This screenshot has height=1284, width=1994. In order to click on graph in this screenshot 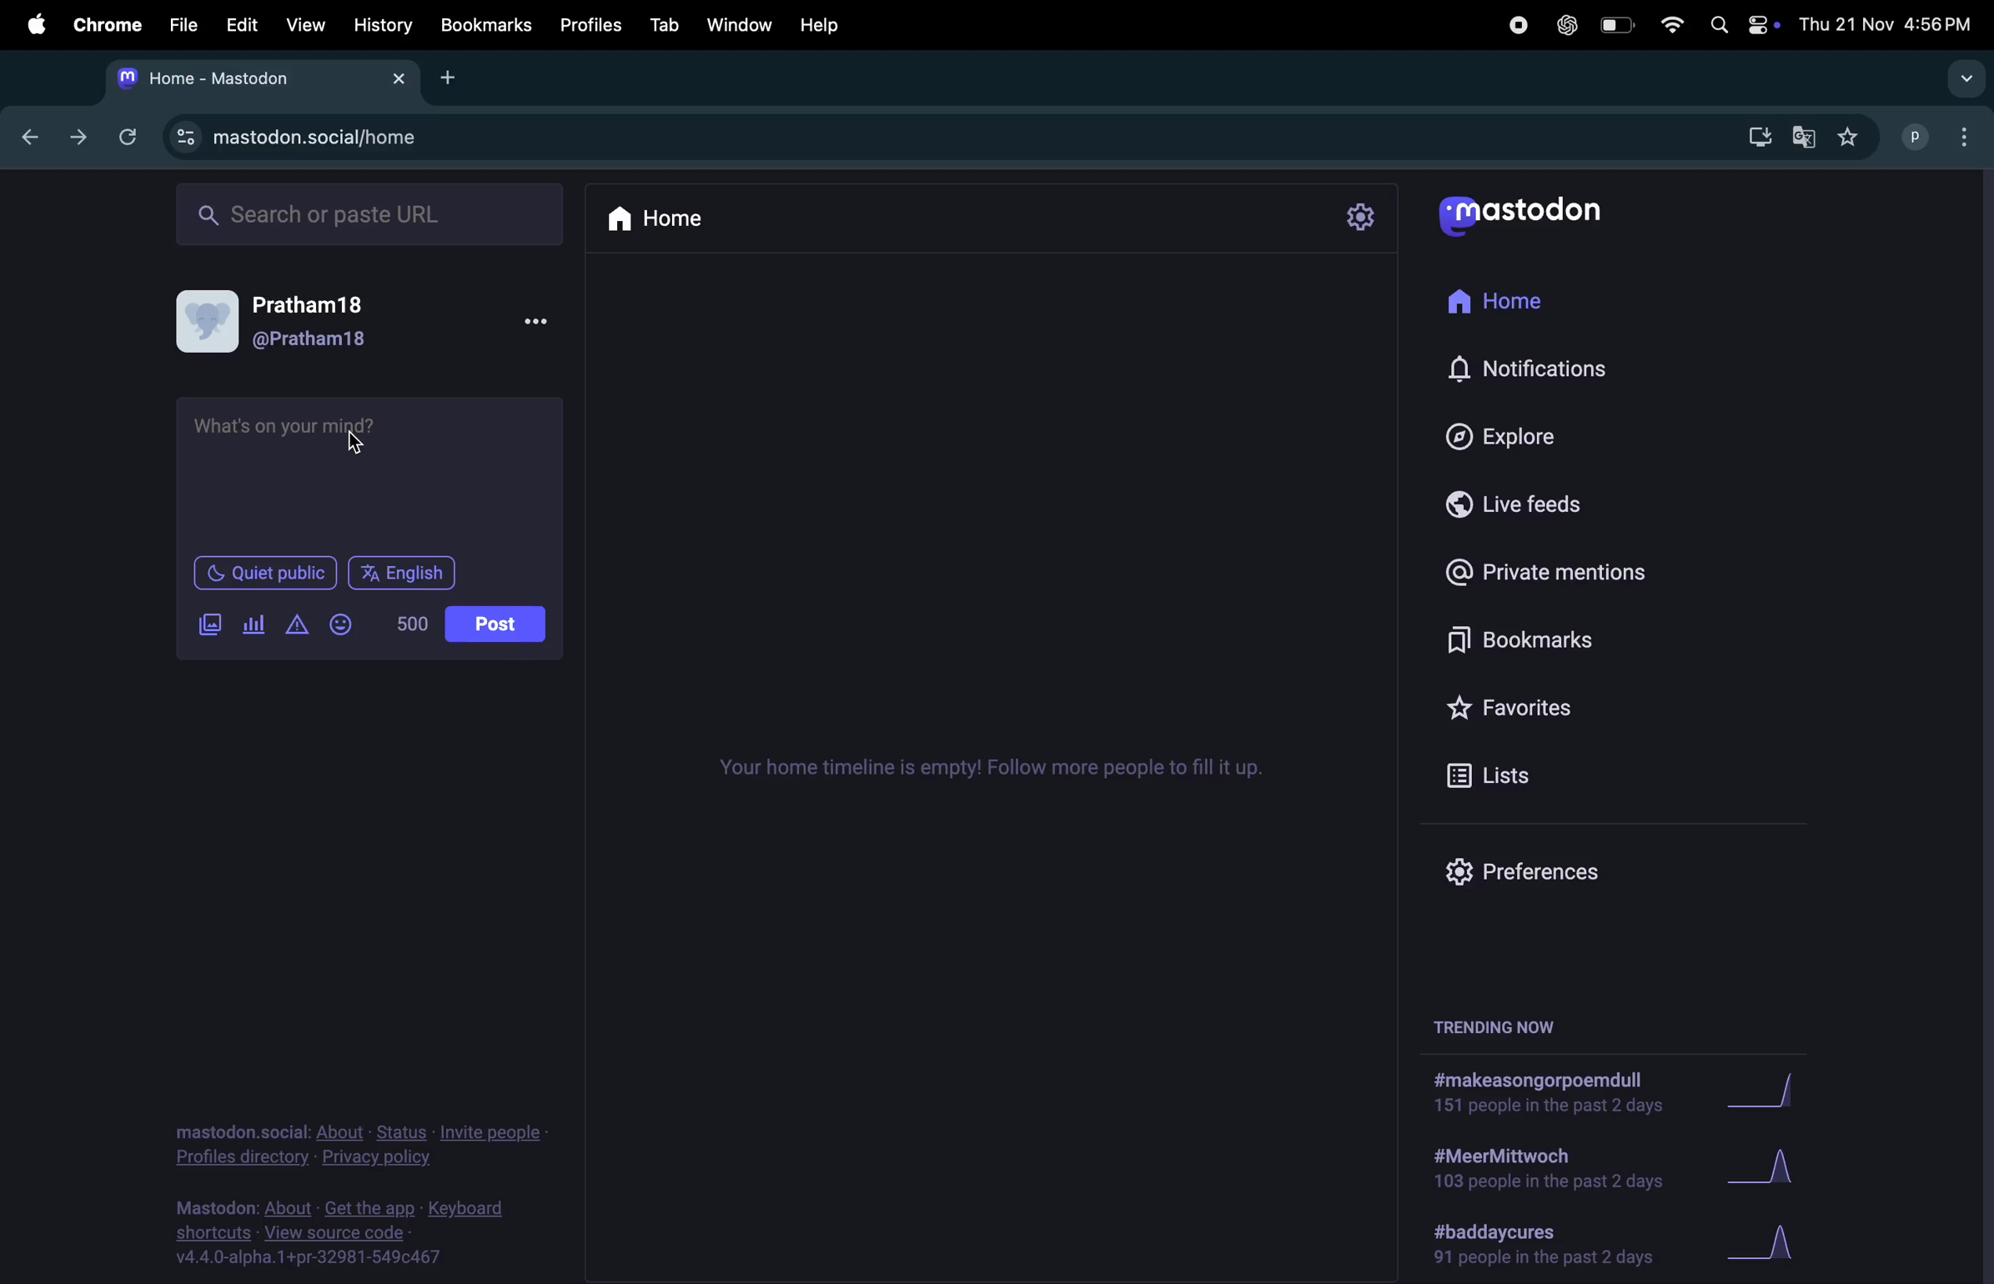, I will do `click(1769, 1244)`.